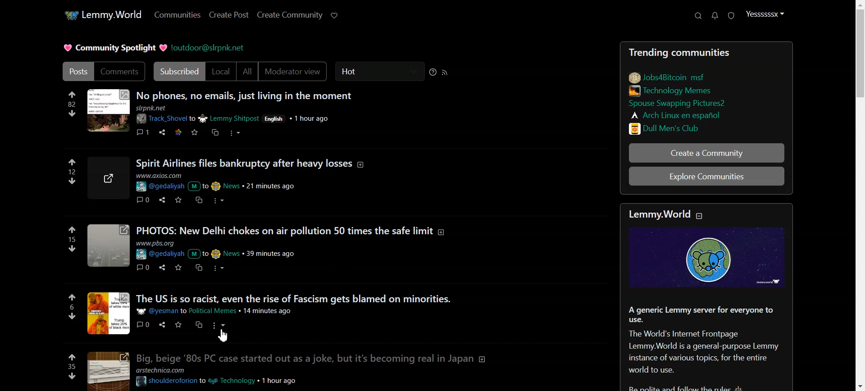  Describe the element at coordinates (177, 268) in the screenshot. I see `save` at that location.